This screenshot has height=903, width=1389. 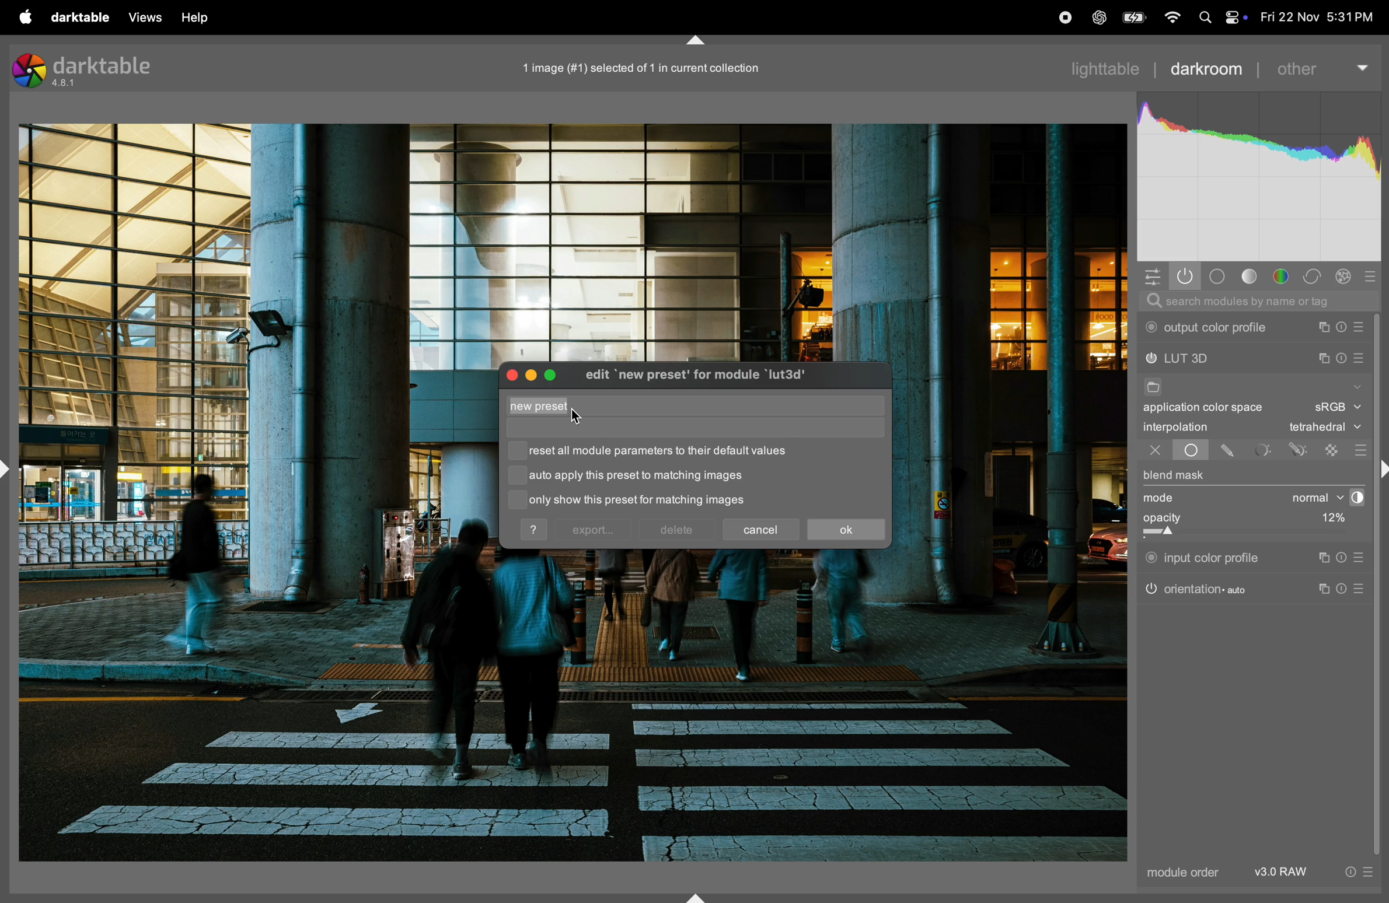 I want to click on darktable, so click(x=76, y=16).